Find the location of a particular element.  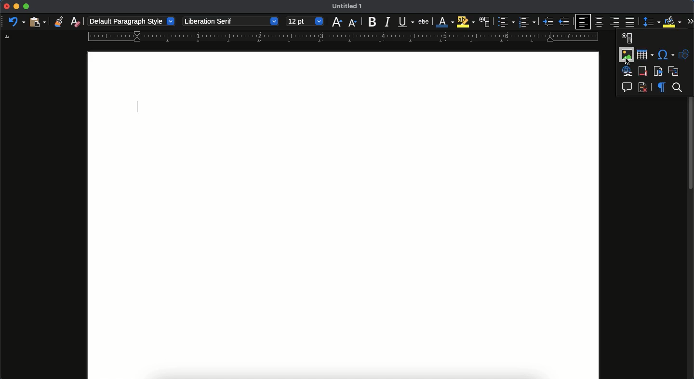

unindented is located at coordinates (565, 22).